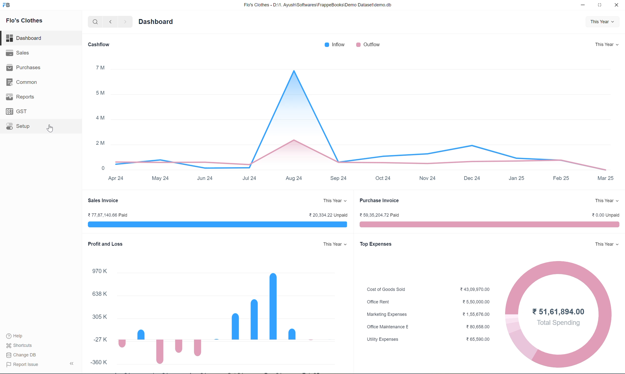 This screenshot has height=374, width=625. Describe the element at coordinates (616, 5) in the screenshot. I see `close` at that location.